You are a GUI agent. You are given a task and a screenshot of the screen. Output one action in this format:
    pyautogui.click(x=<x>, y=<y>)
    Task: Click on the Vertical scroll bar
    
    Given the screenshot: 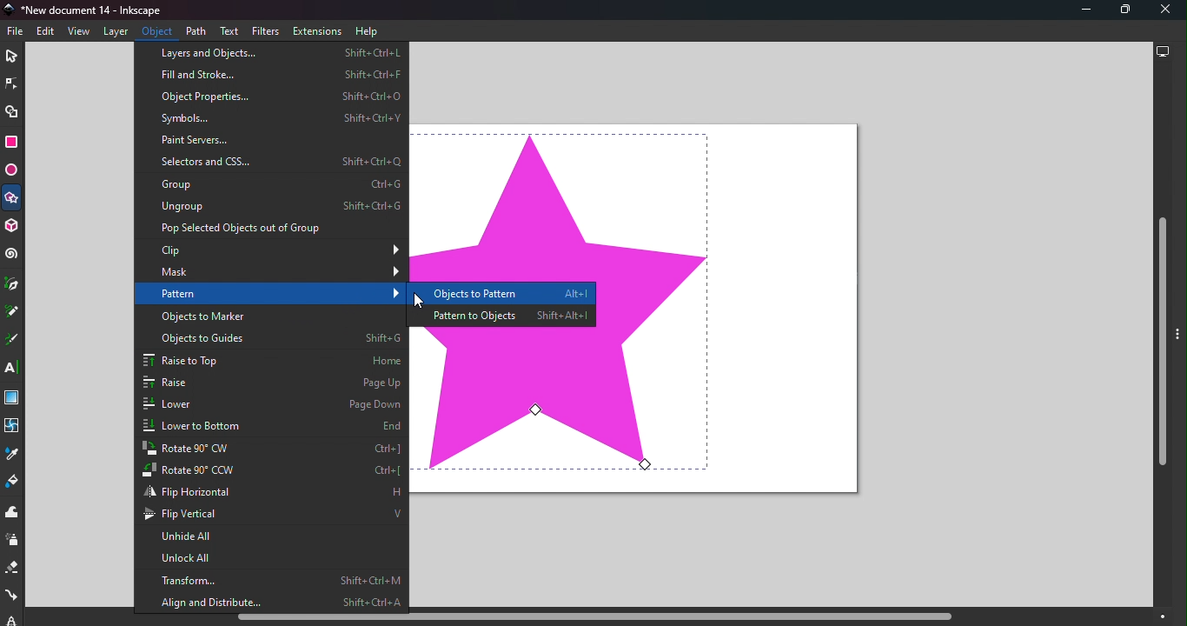 What is the action you would take?
    pyautogui.click(x=1163, y=337)
    